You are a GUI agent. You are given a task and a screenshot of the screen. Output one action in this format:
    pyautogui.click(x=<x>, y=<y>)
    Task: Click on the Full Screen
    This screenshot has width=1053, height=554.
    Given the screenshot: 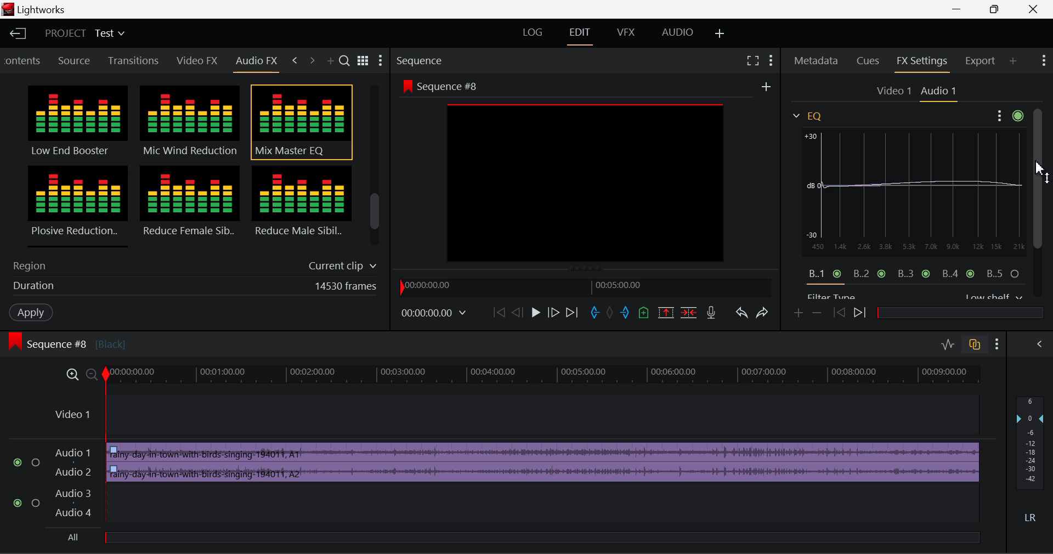 What is the action you would take?
    pyautogui.click(x=752, y=60)
    